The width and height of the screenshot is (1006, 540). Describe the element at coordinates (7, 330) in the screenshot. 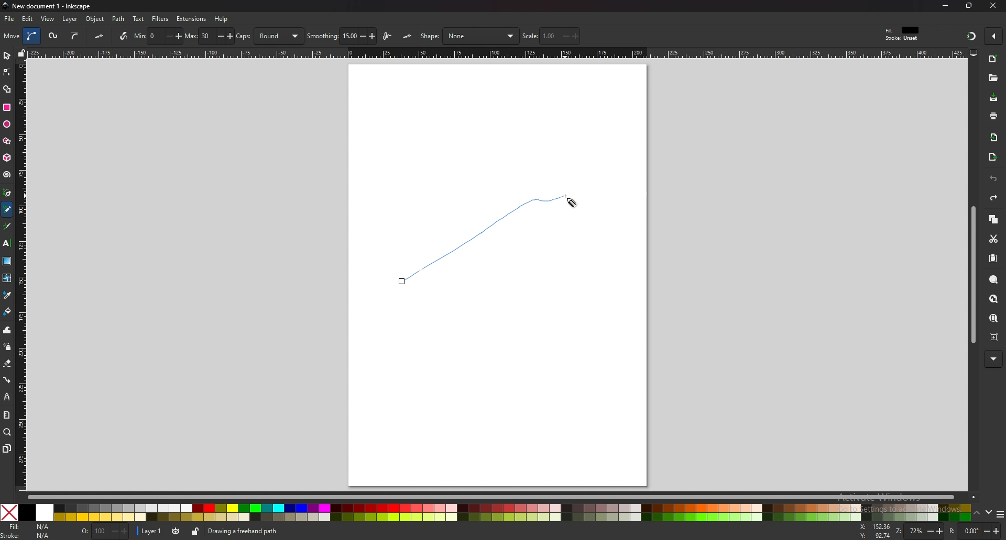

I see `tweak` at that location.